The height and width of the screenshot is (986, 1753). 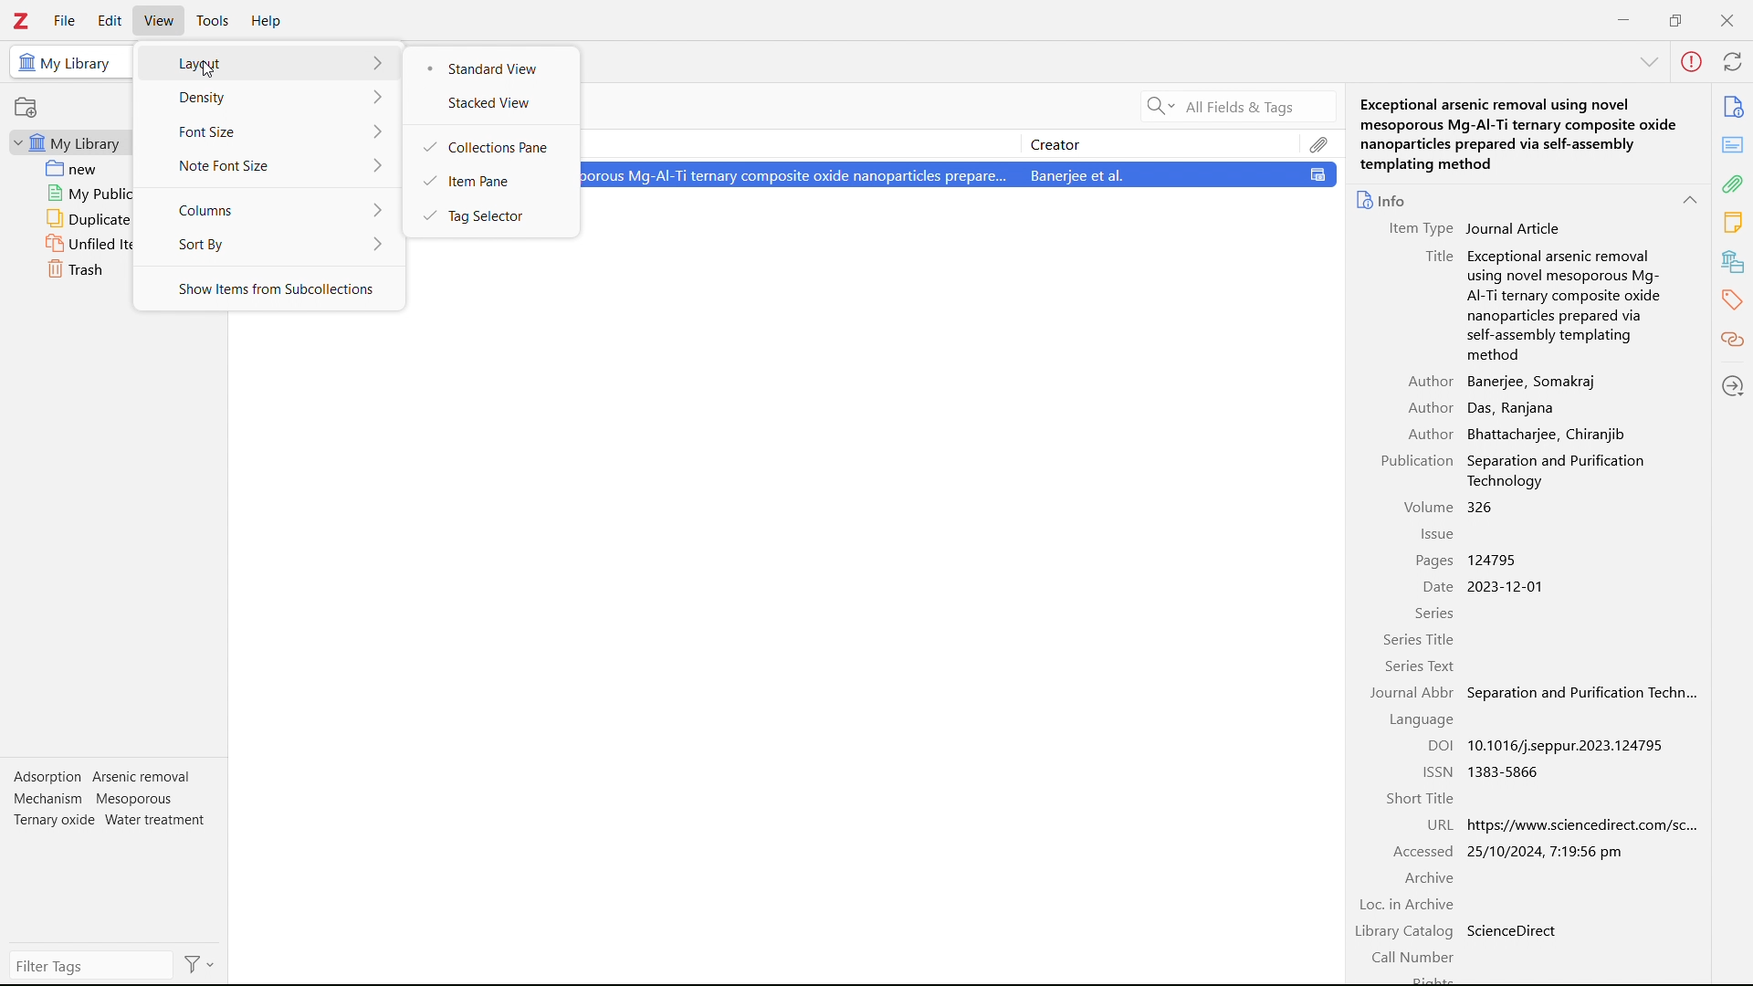 I want to click on columns, so click(x=268, y=208).